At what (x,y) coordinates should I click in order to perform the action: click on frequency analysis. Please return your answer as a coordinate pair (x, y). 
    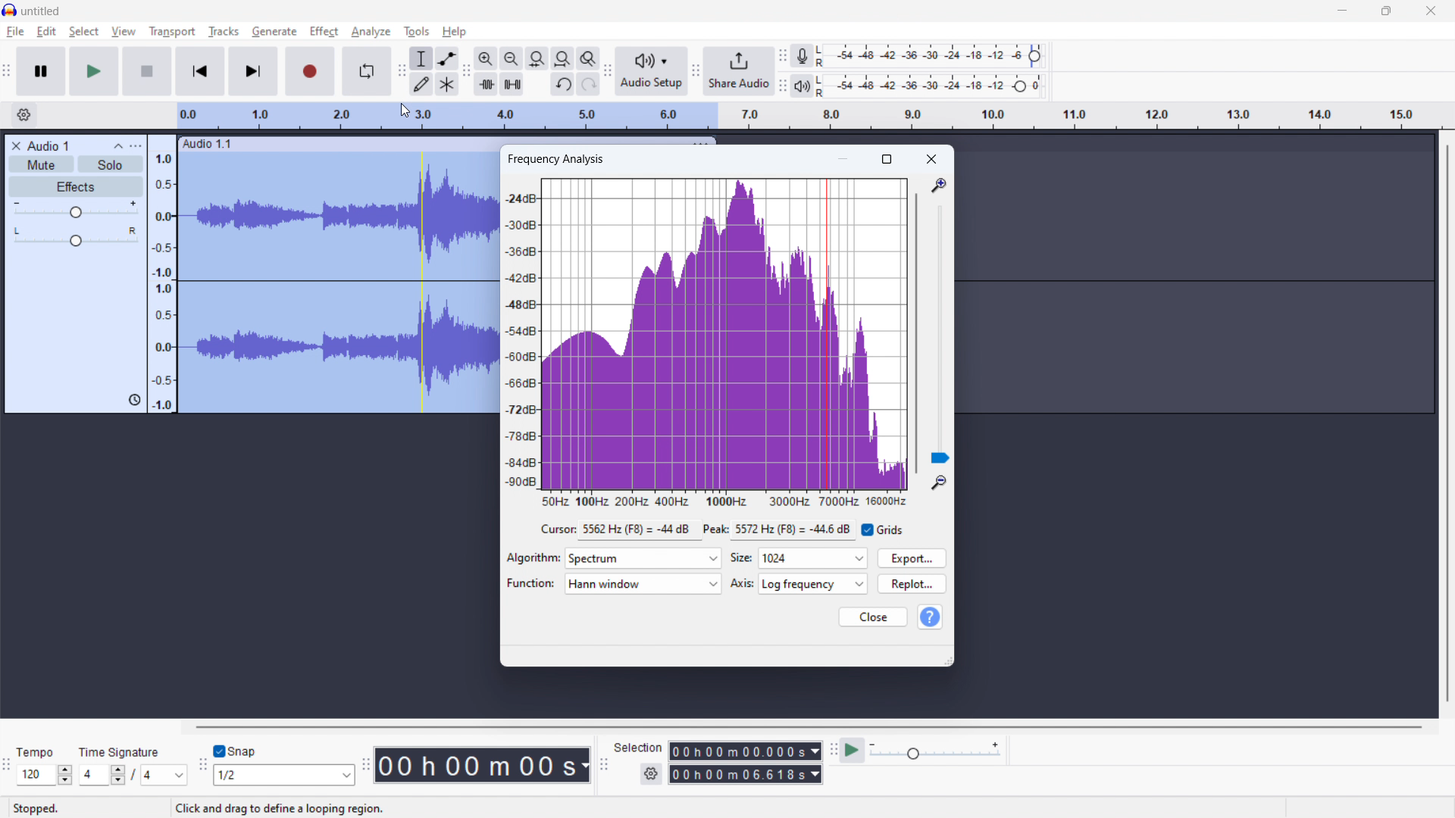
    Looking at the image, I should click on (557, 160).